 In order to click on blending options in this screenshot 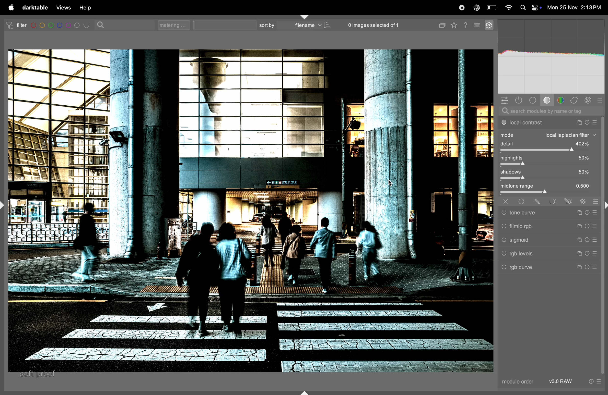, I will do `click(595, 200)`.